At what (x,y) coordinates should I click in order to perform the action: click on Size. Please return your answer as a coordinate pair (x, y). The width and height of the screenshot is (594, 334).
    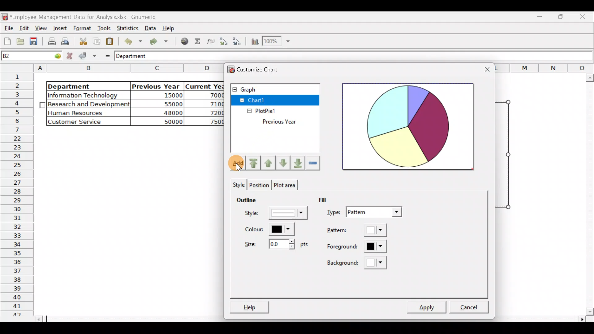
    Looking at the image, I should click on (275, 245).